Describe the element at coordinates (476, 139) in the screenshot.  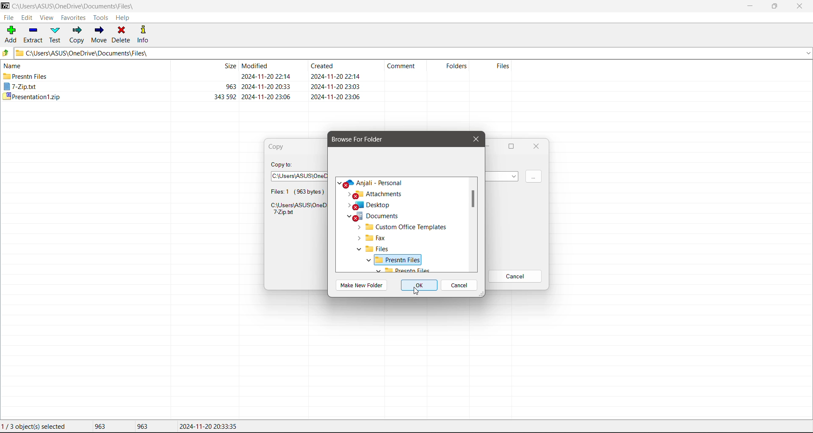
I see `Close` at that location.